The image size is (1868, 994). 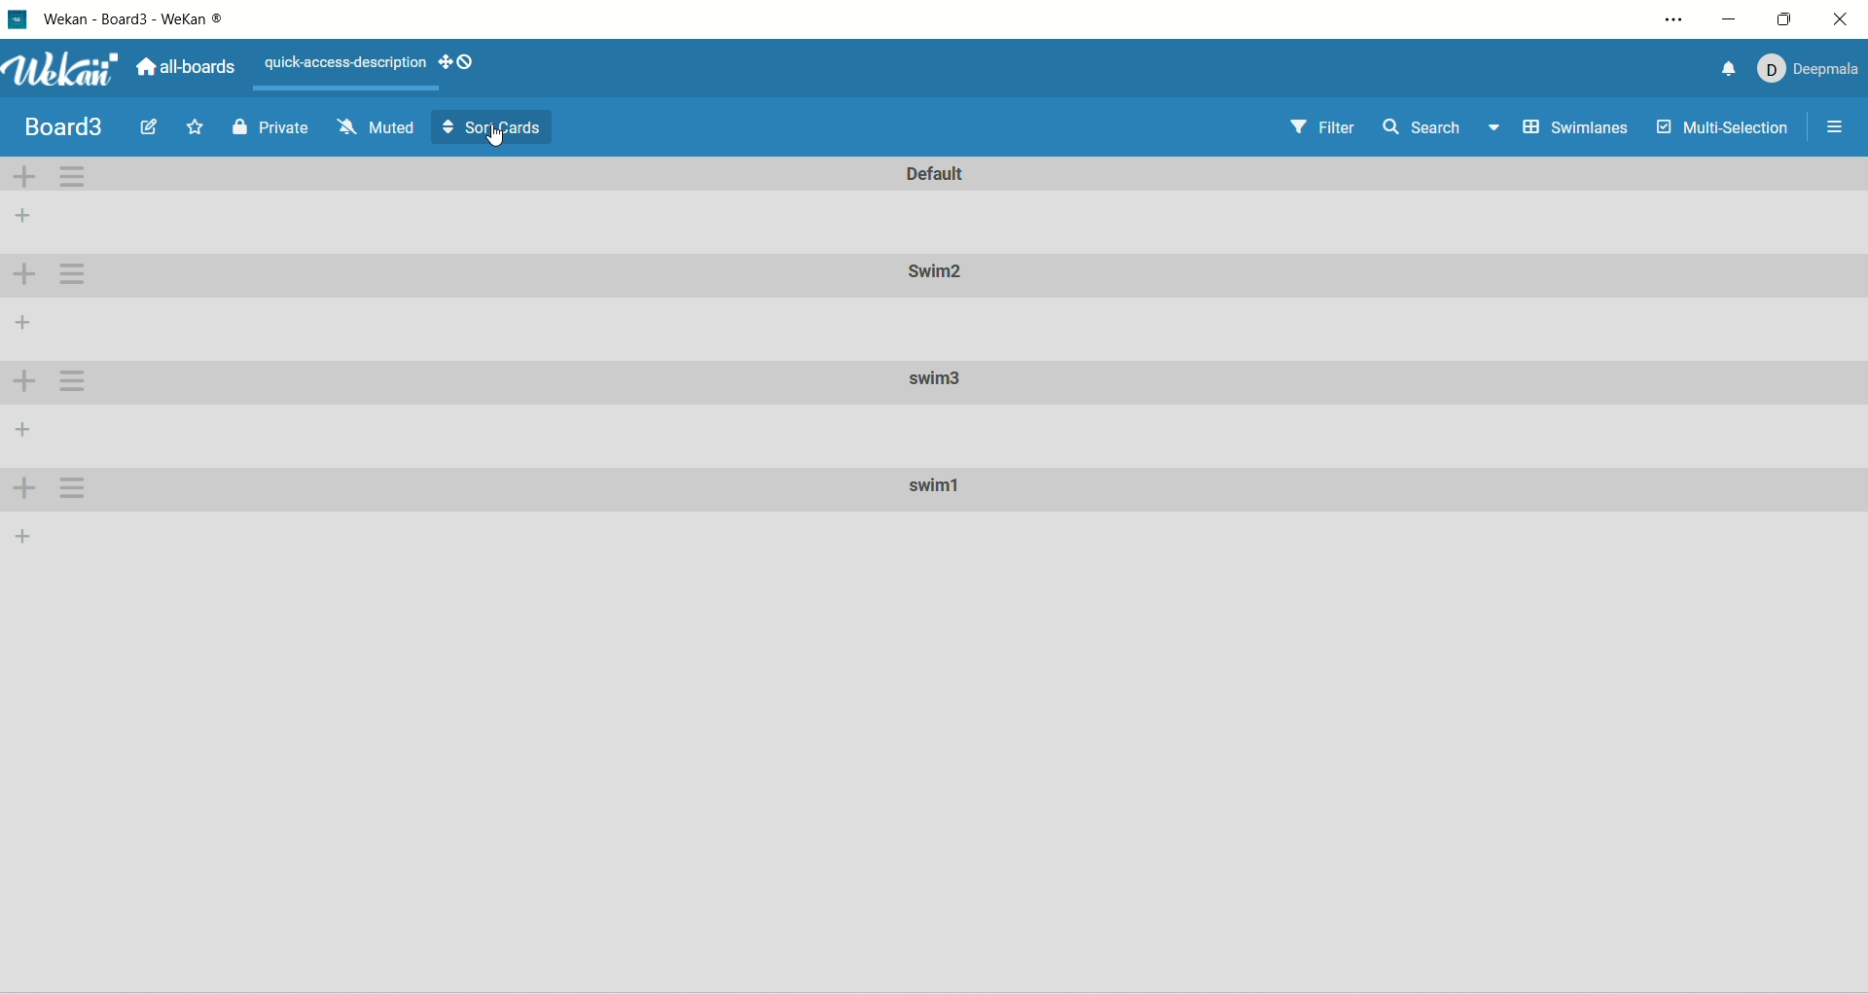 I want to click on search, so click(x=1443, y=127).